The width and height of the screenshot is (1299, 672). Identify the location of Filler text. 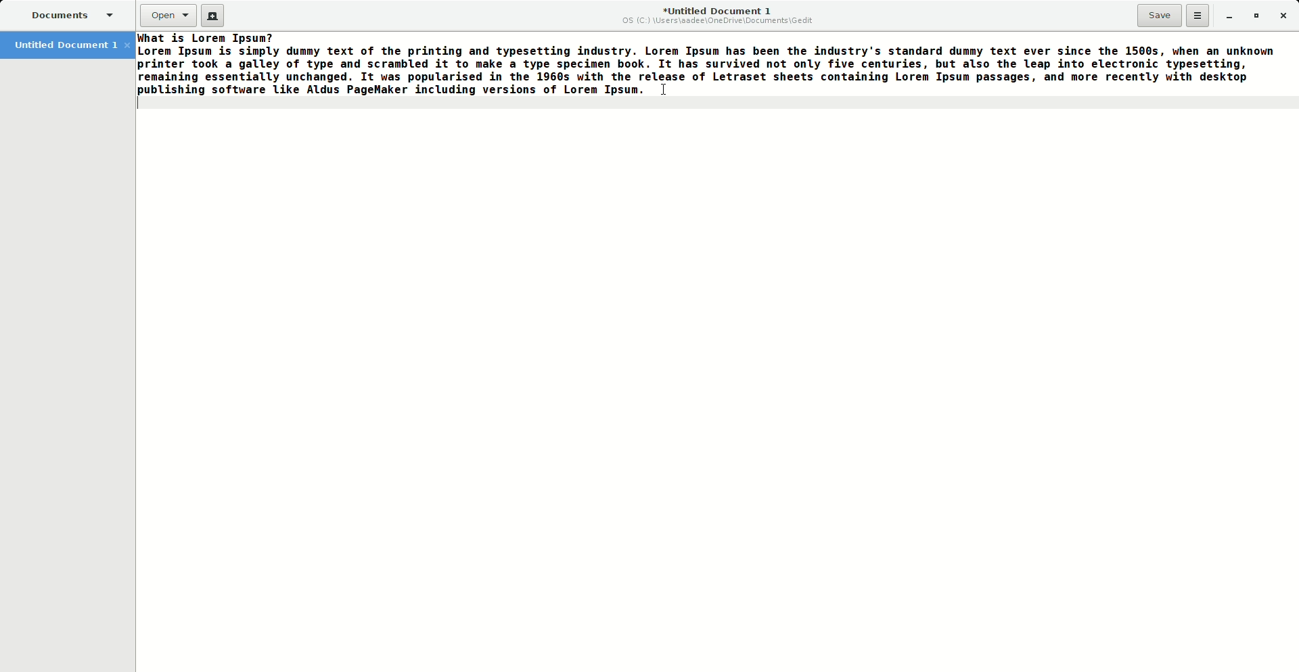
(708, 64).